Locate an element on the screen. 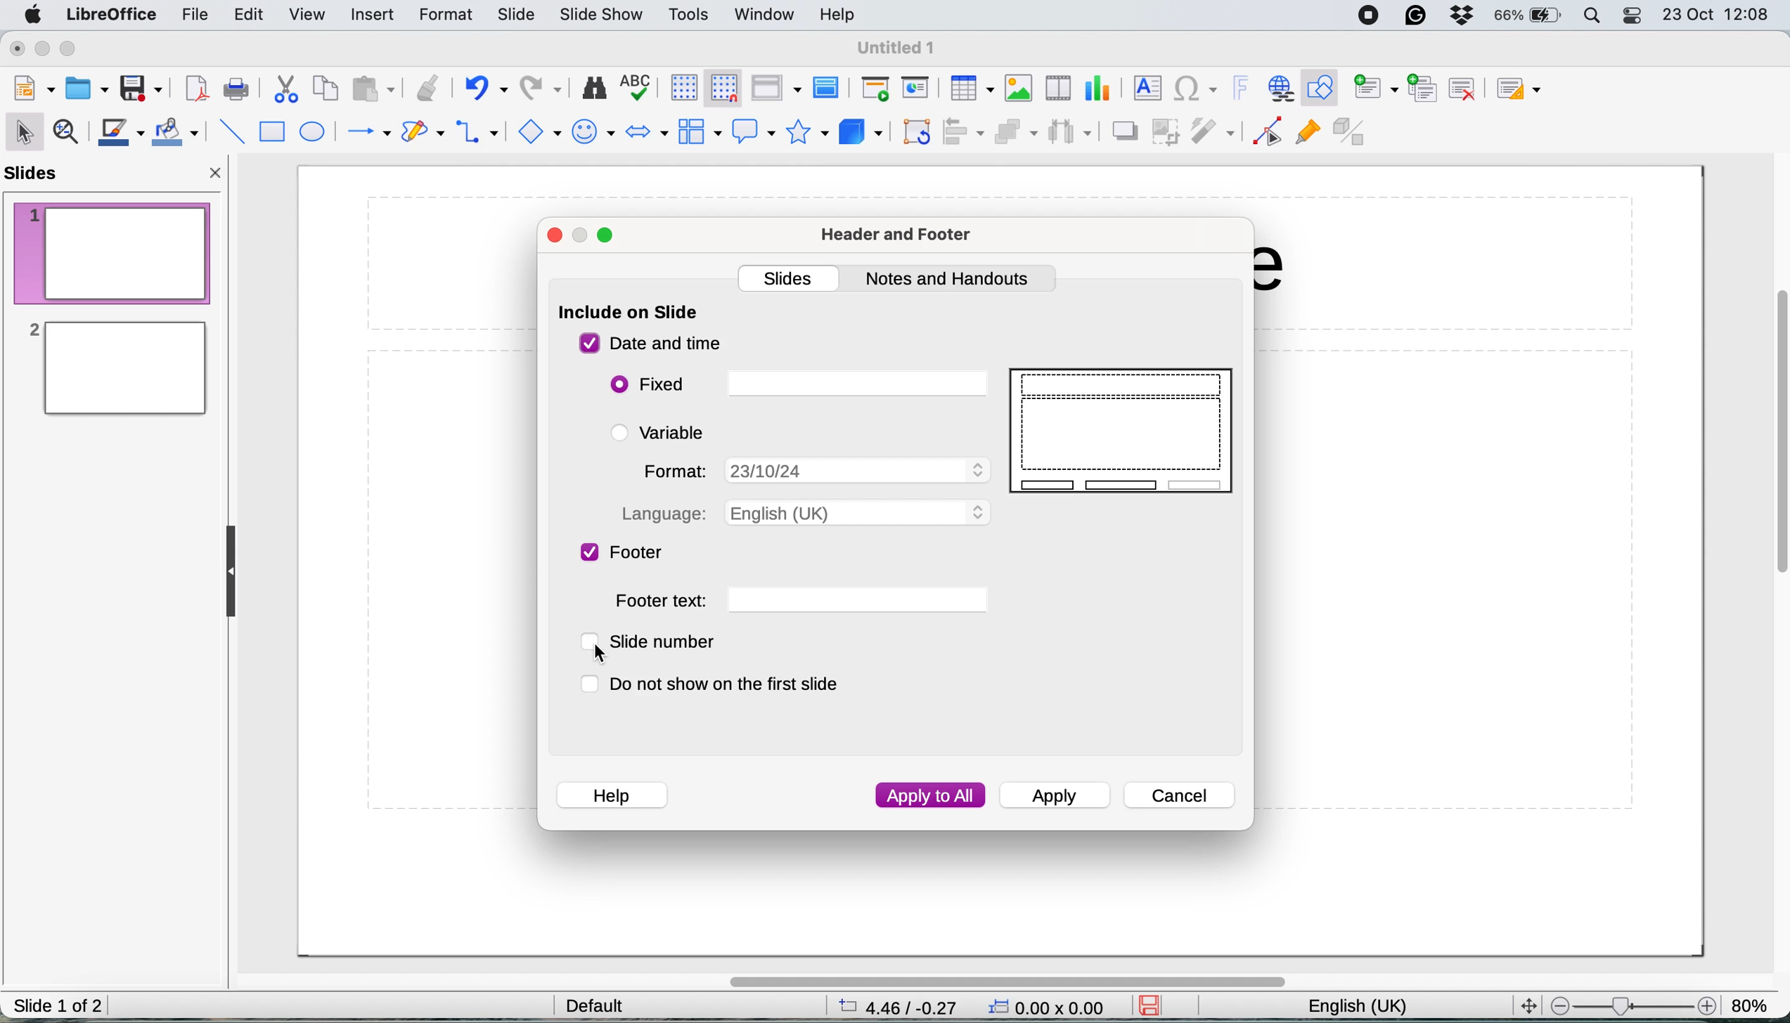 The height and width of the screenshot is (1023, 1790). cancel is located at coordinates (1180, 796).